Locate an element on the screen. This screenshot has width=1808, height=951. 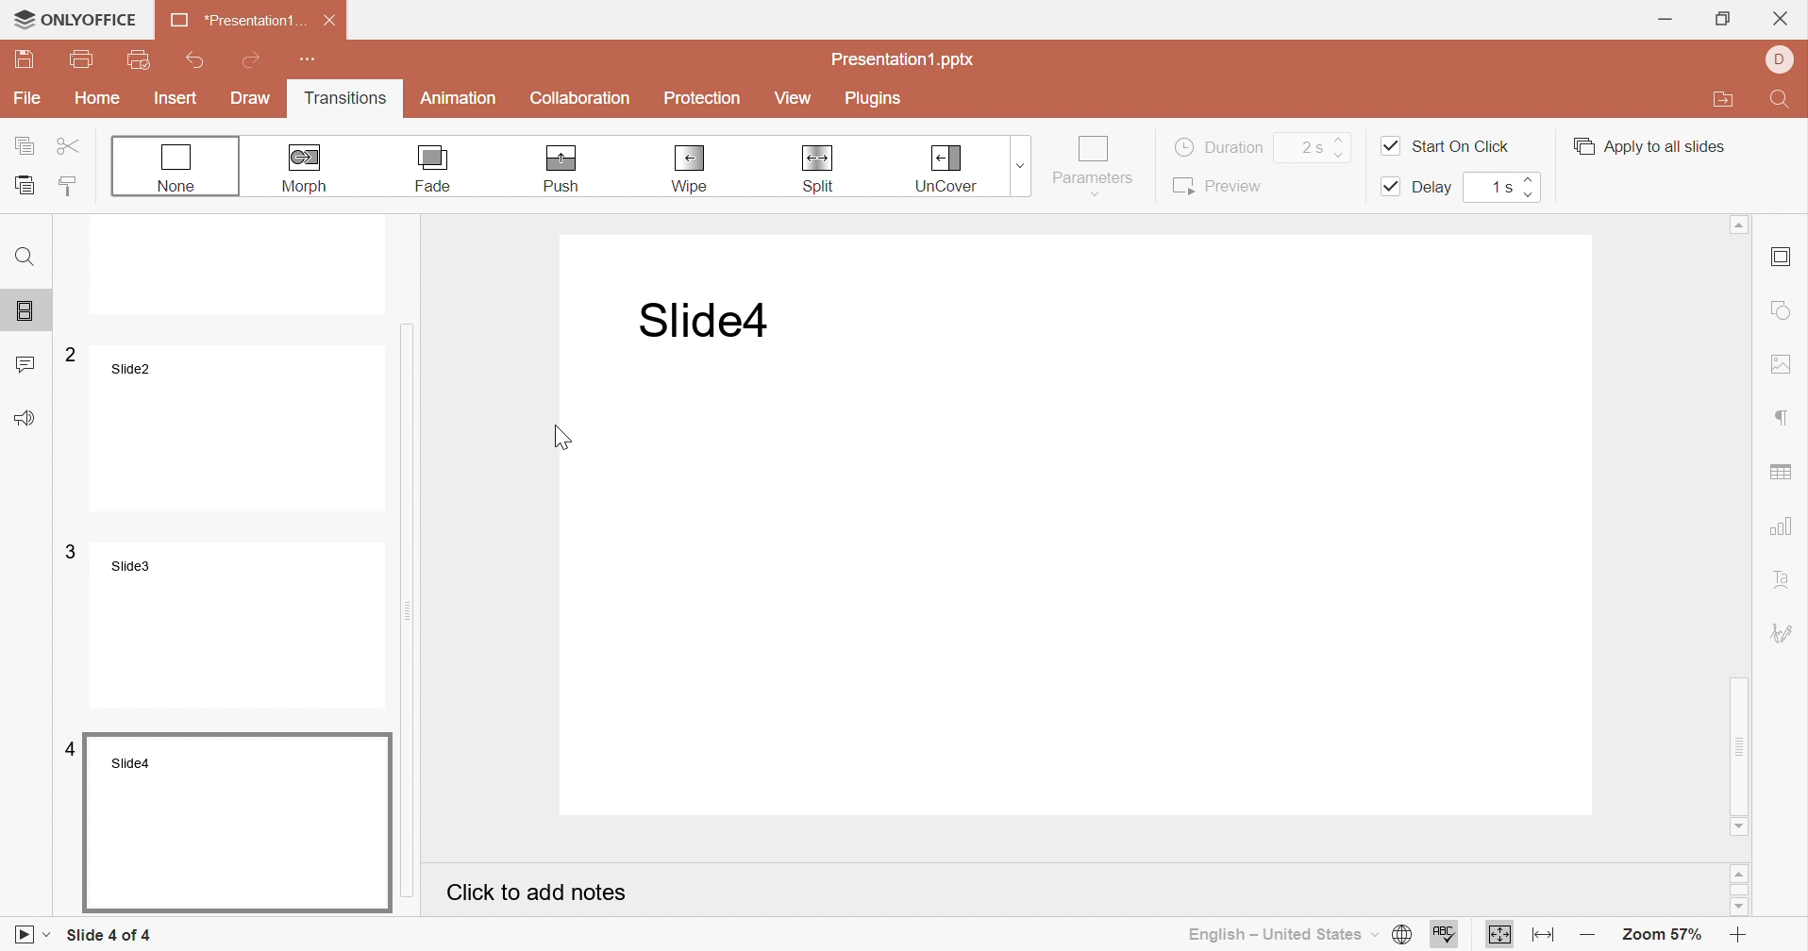
Zoom 57% is located at coordinates (1665, 938).